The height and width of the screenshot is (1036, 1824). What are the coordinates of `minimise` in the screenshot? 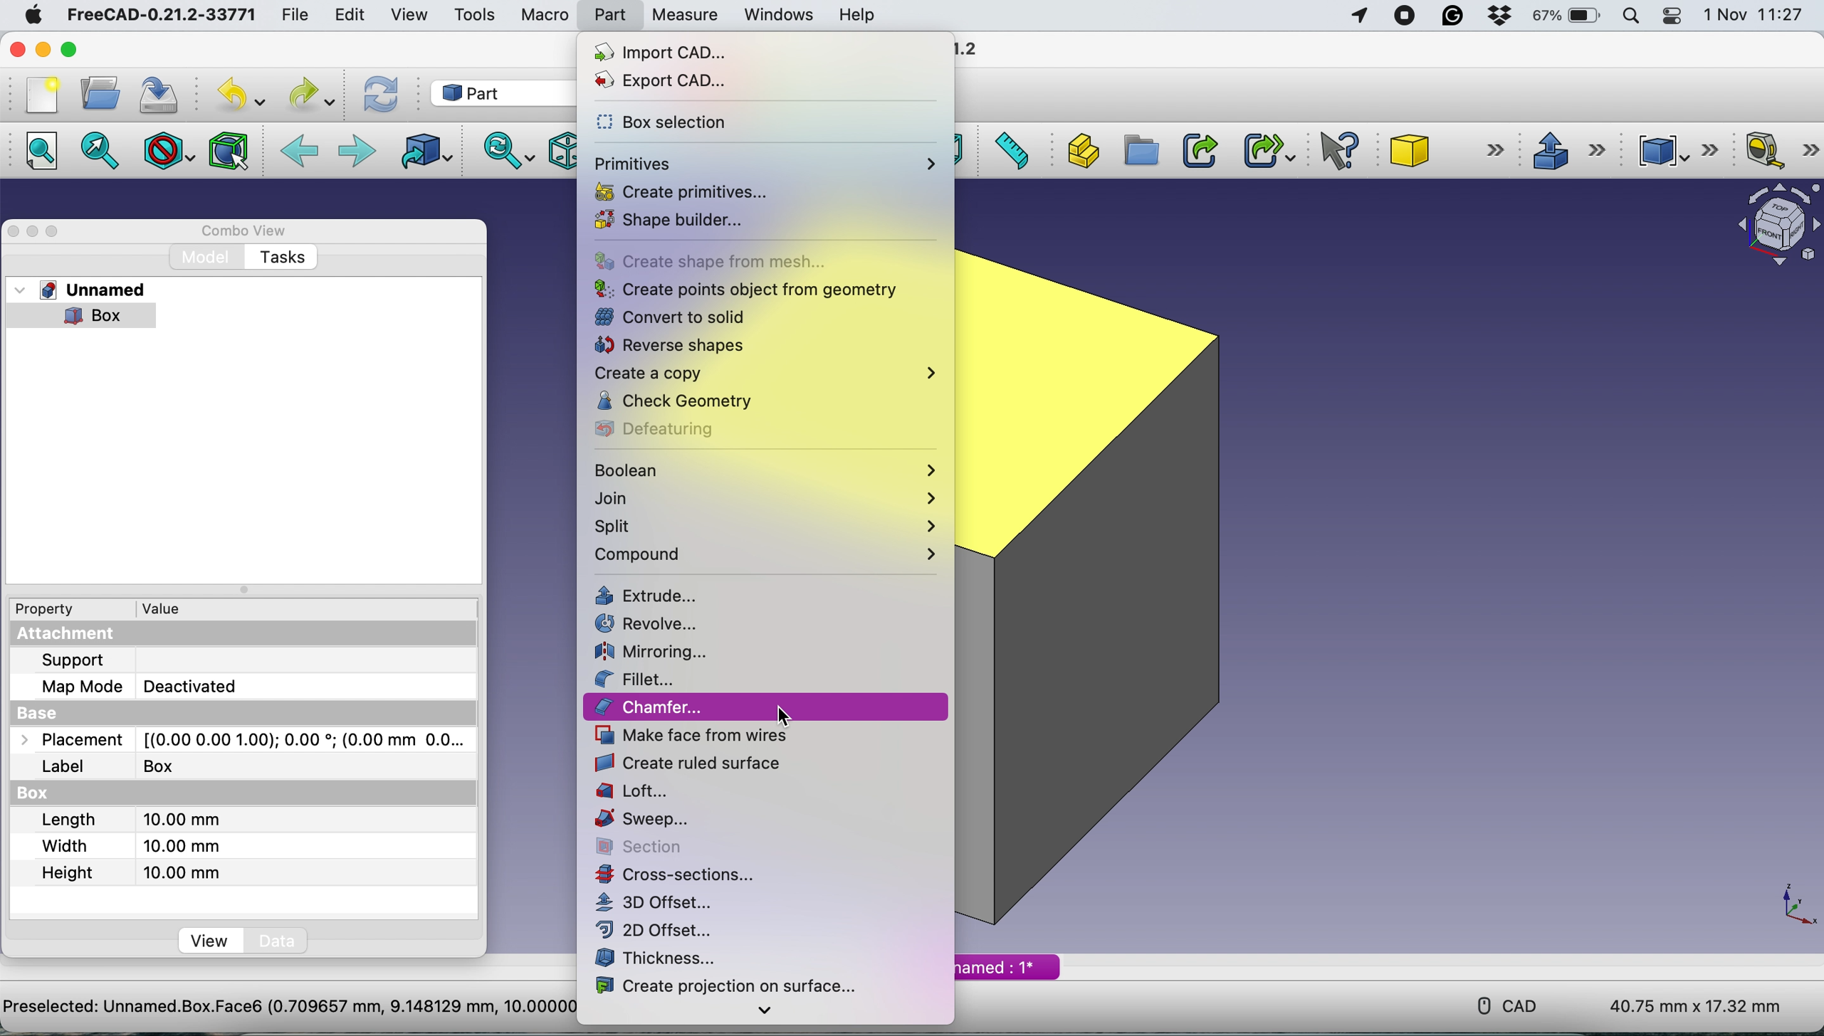 It's located at (43, 50).